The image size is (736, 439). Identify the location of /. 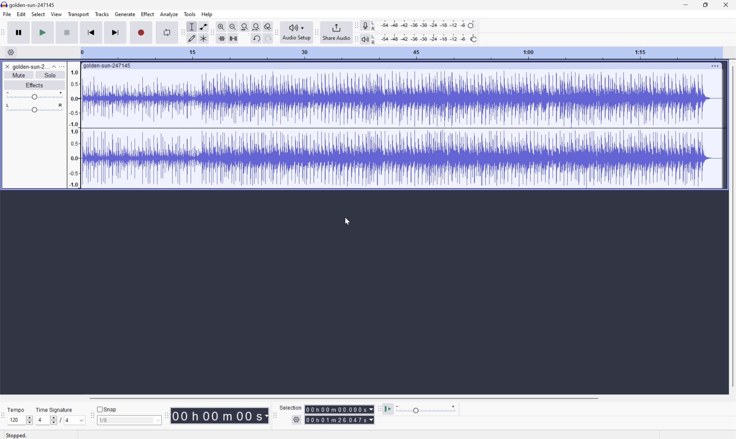
(60, 420).